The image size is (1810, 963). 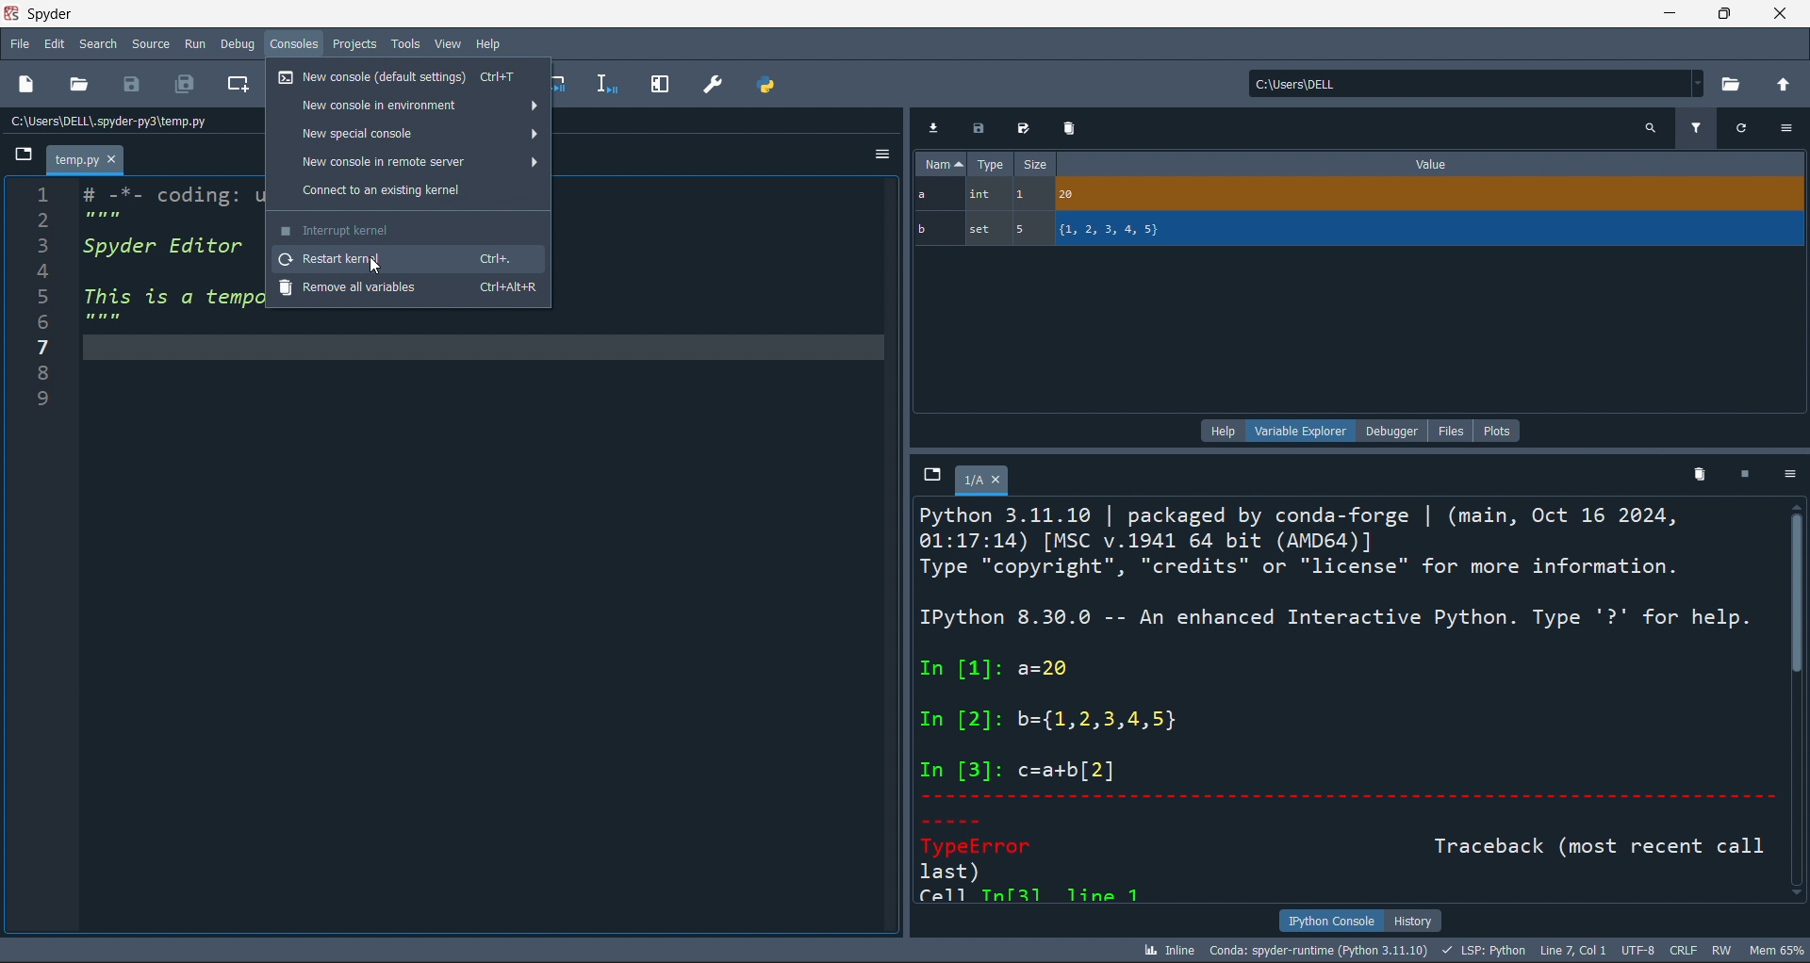 What do you see at coordinates (1653, 129) in the screenshot?
I see `search variables` at bounding box center [1653, 129].